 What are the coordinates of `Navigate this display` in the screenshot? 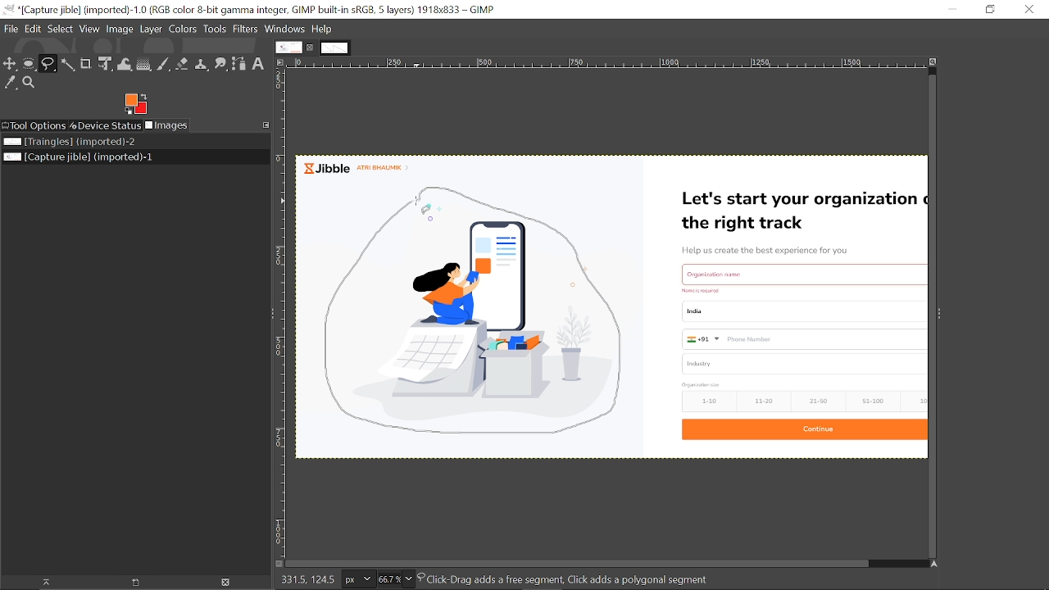 It's located at (935, 564).